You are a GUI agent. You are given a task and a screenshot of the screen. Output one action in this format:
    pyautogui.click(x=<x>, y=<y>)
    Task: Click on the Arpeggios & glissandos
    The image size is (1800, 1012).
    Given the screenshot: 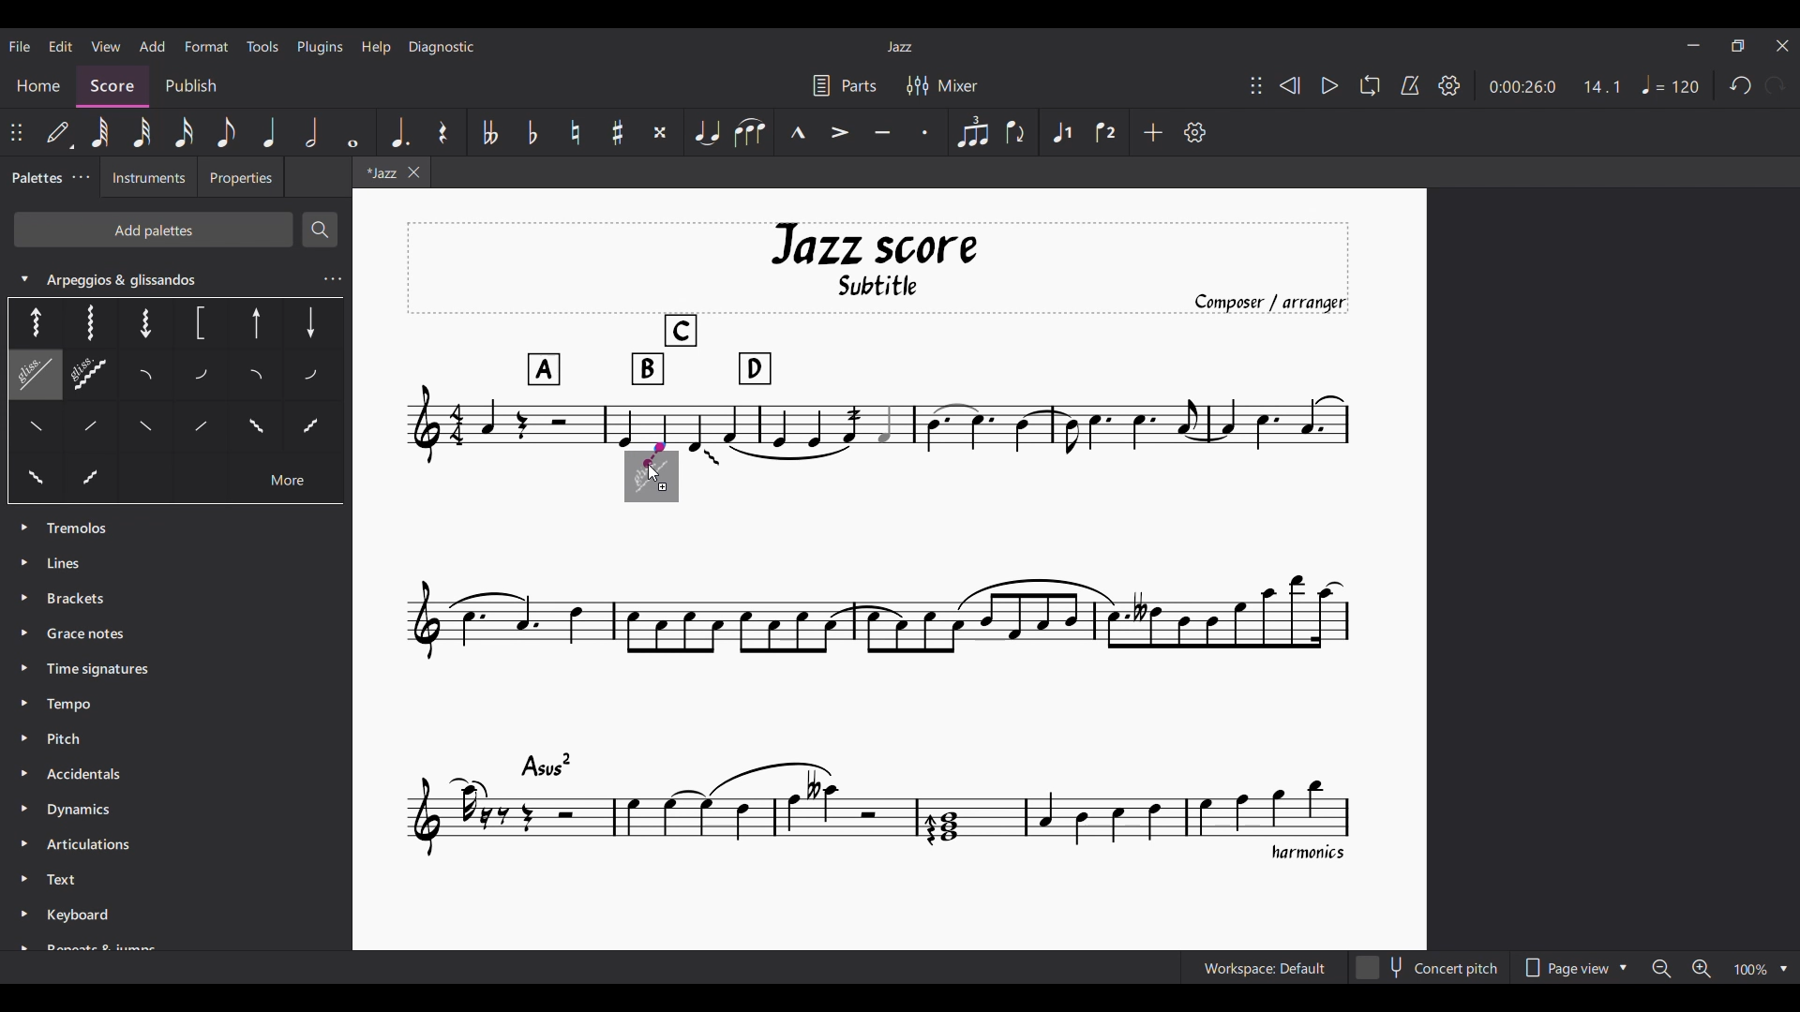 What is the action you would take?
    pyautogui.click(x=156, y=275)
    